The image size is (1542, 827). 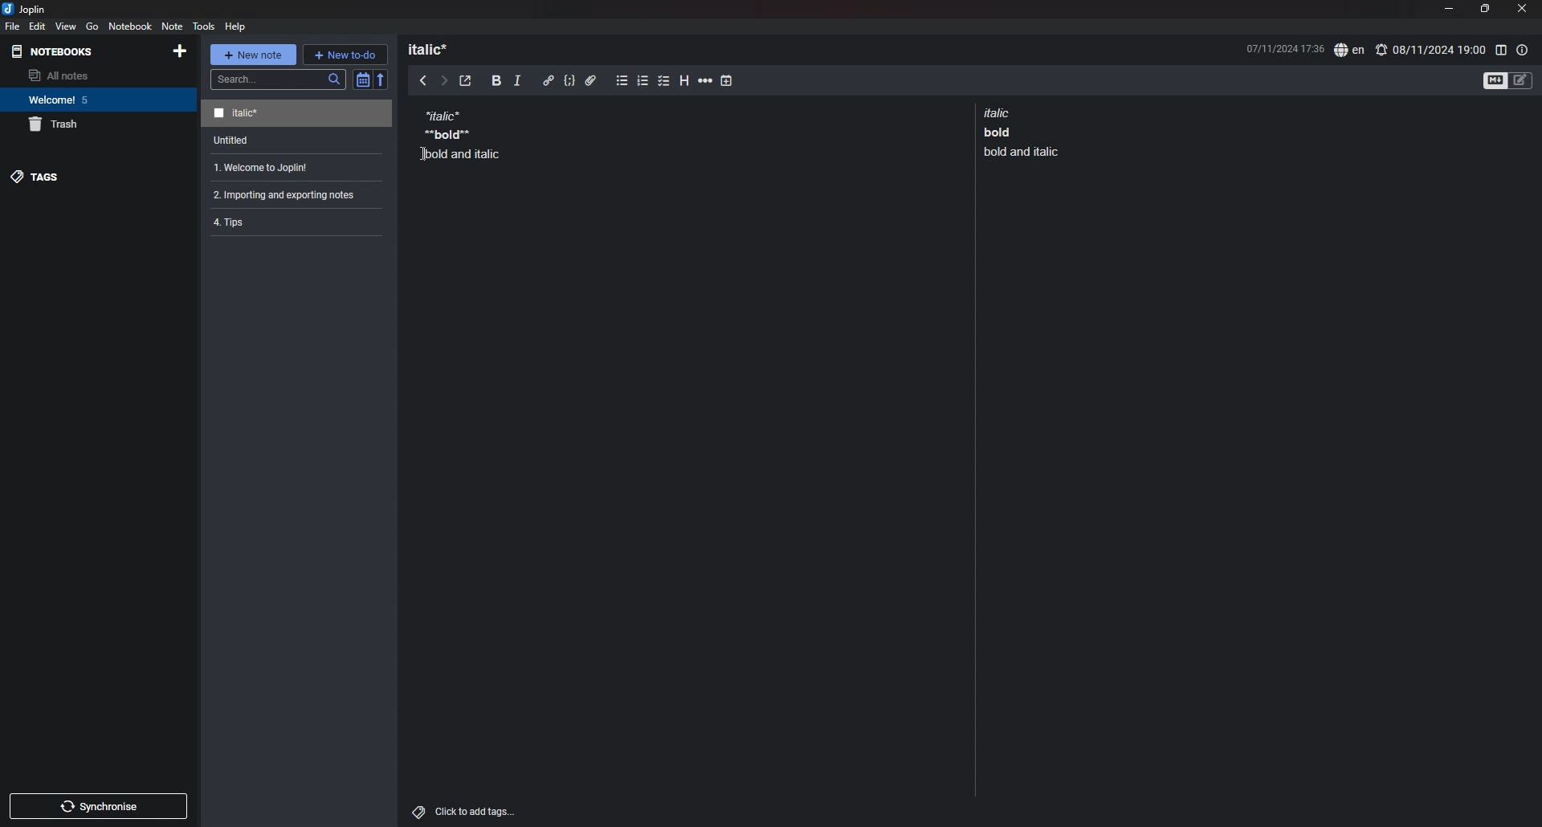 What do you see at coordinates (1349, 51) in the screenshot?
I see `spell check` at bounding box center [1349, 51].